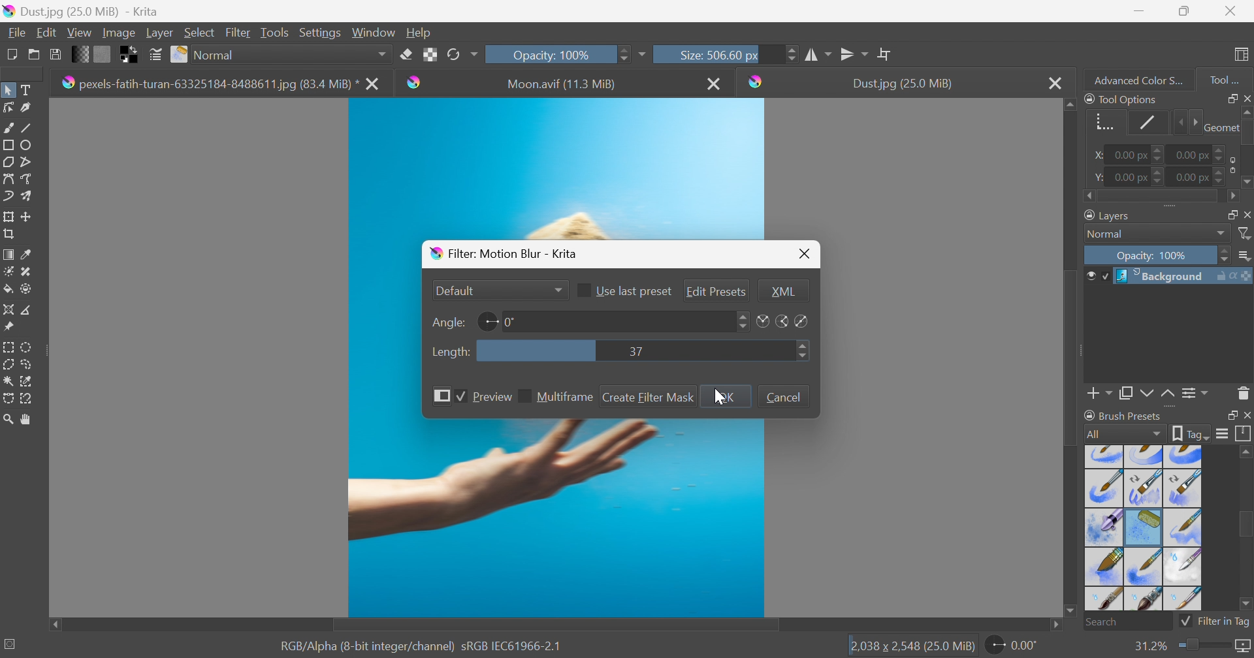  Describe the element at coordinates (274, 31) in the screenshot. I see `Tools` at that location.